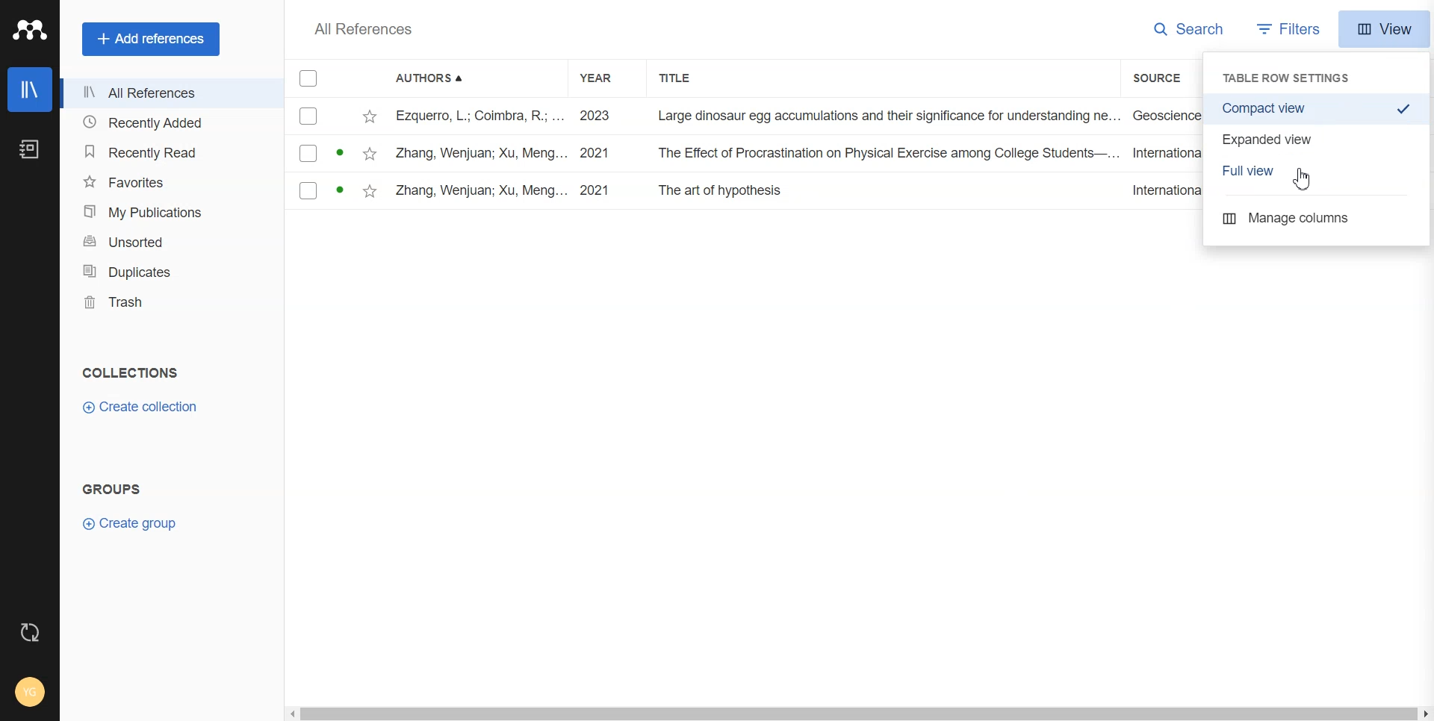 This screenshot has height=721, width=1434. What do you see at coordinates (370, 116) in the screenshot?
I see `Starred` at bounding box center [370, 116].